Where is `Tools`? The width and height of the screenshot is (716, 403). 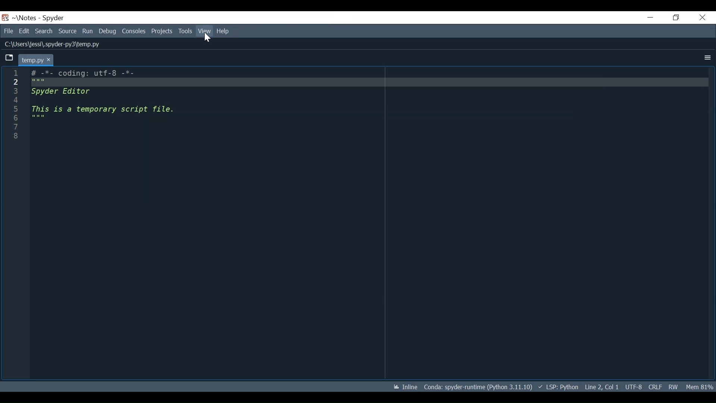
Tools is located at coordinates (163, 31).